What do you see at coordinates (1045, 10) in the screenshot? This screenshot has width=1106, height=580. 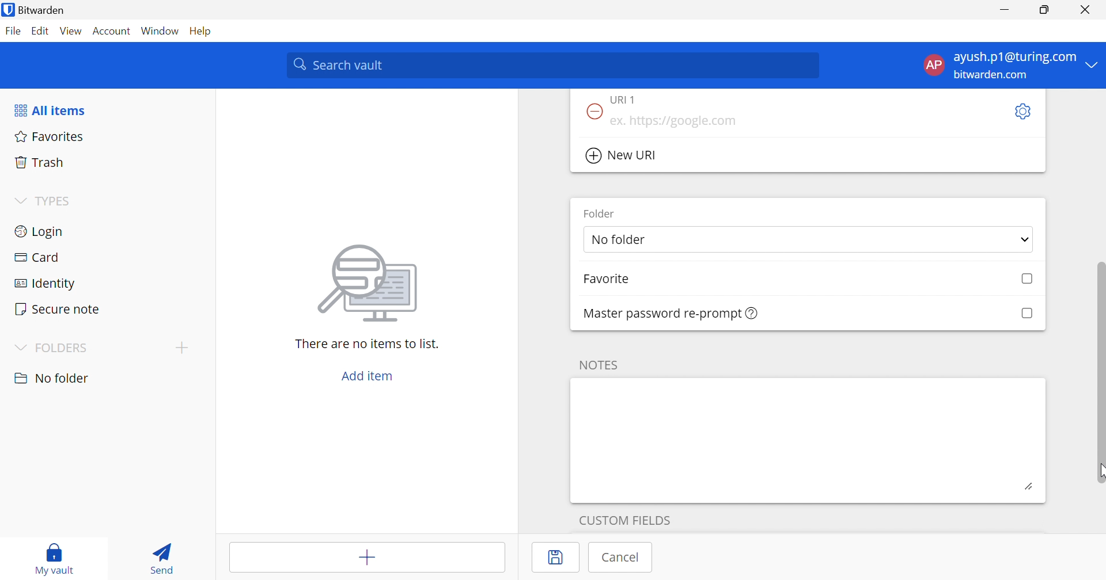 I see `Restore Down` at bounding box center [1045, 10].